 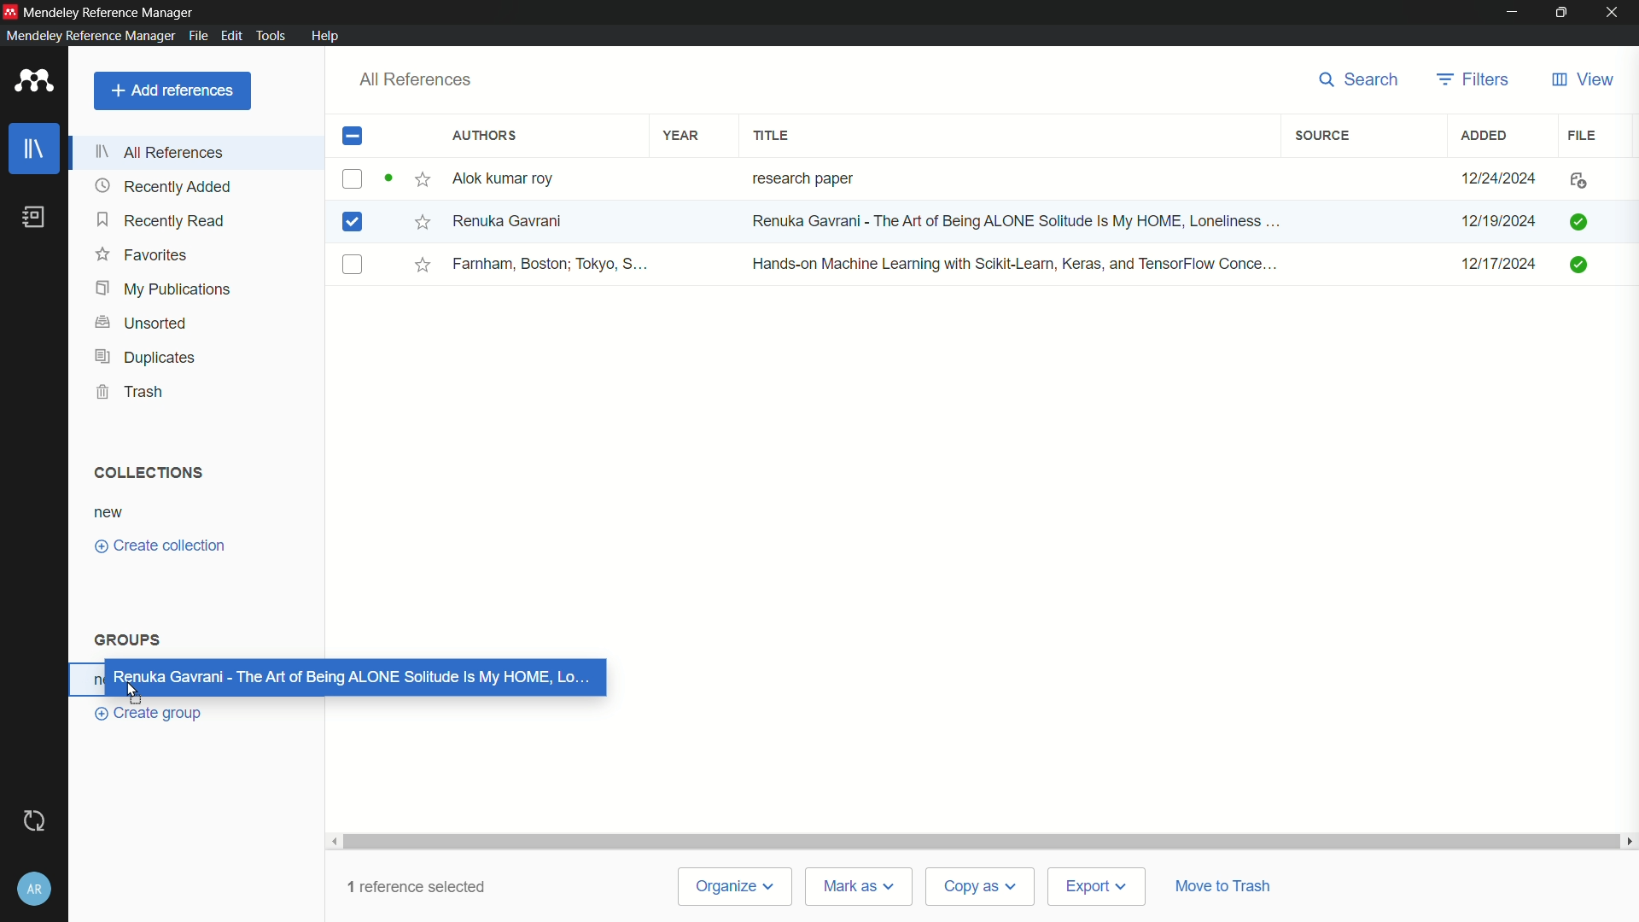 What do you see at coordinates (1321, 136) in the screenshot?
I see `source` at bounding box center [1321, 136].